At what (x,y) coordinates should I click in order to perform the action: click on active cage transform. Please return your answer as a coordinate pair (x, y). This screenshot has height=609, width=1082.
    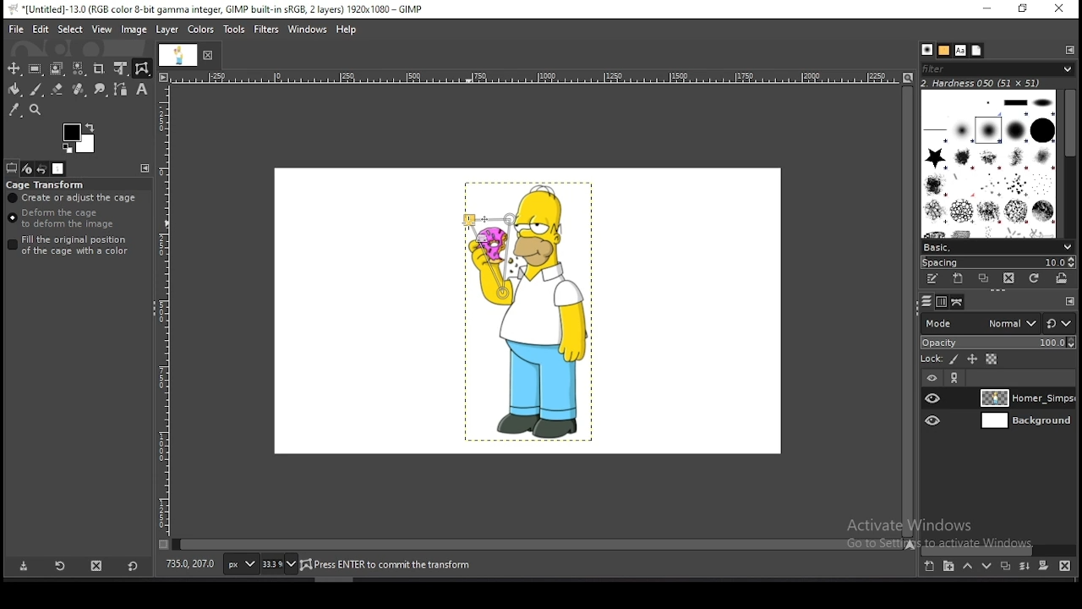
    Looking at the image, I should click on (490, 256).